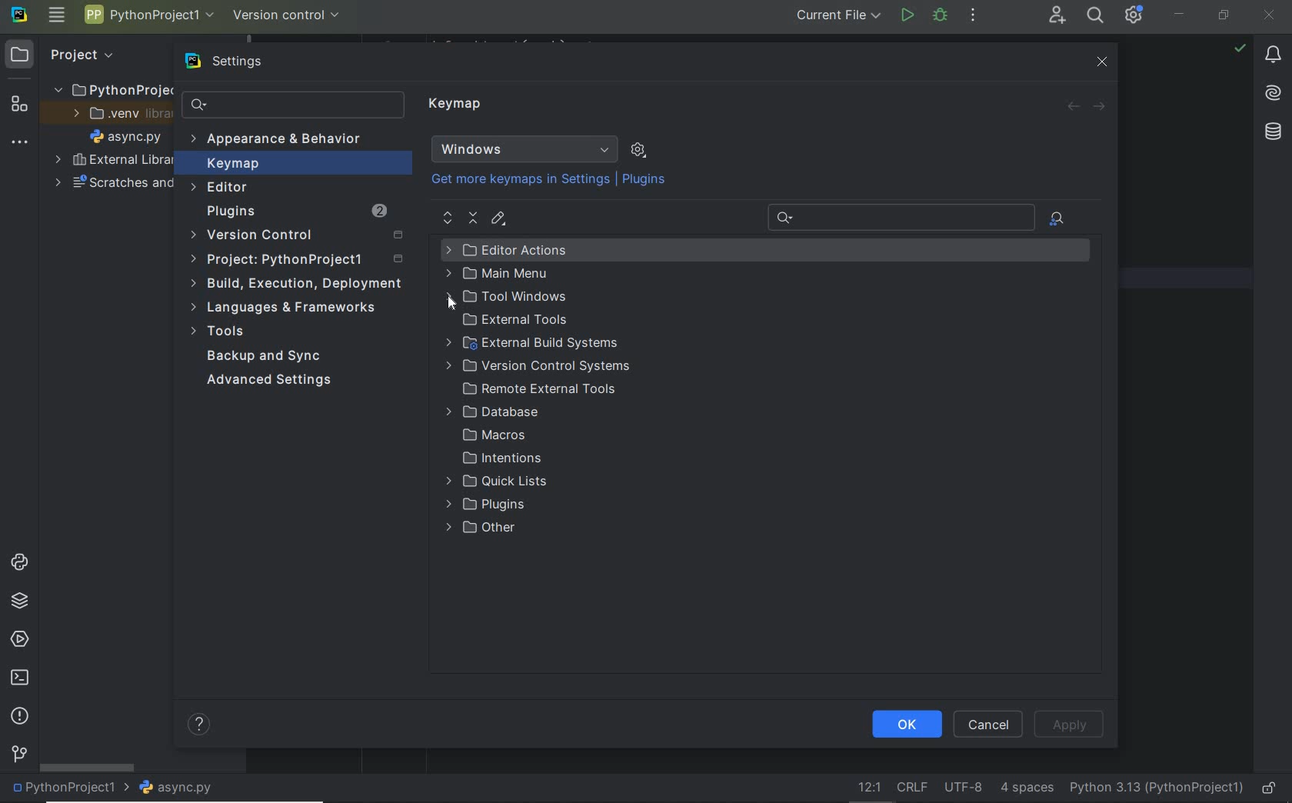 This screenshot has width=1292, height=803. What do you see at coordinates (991, 724) in the screenshot?
I see `Cancel` at bounding box center [991, 724].